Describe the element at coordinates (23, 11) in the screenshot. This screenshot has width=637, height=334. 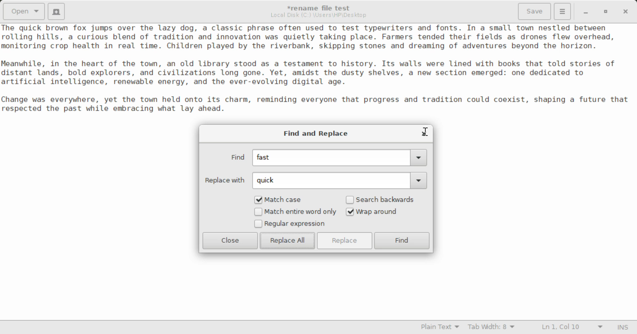
I see `Open Document` at that location.